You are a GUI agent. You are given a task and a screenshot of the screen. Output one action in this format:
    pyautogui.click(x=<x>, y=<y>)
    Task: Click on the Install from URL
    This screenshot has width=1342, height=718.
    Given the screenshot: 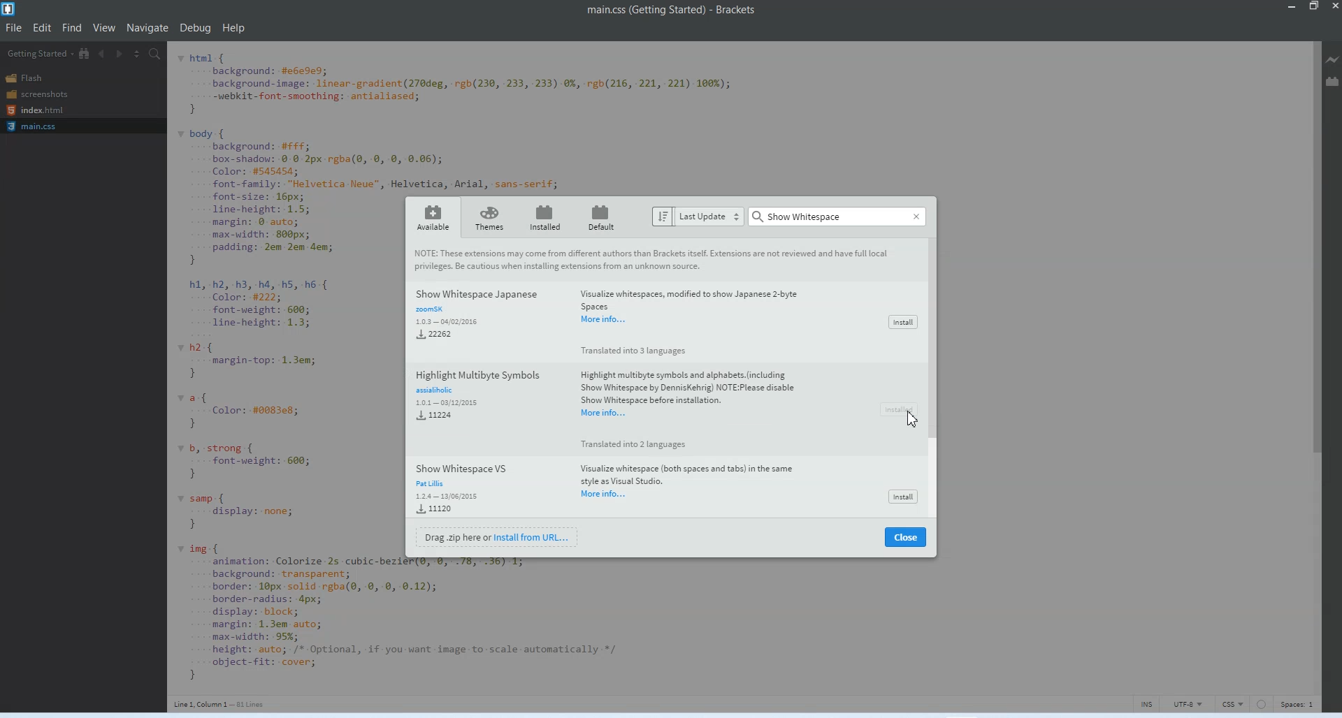 What is the action you would take?
    pyautogui.click(x=500, y=536)
    